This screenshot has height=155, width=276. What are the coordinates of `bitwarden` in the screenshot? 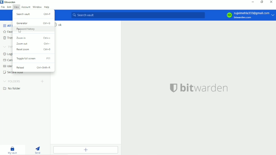 It's located at (199, 88).